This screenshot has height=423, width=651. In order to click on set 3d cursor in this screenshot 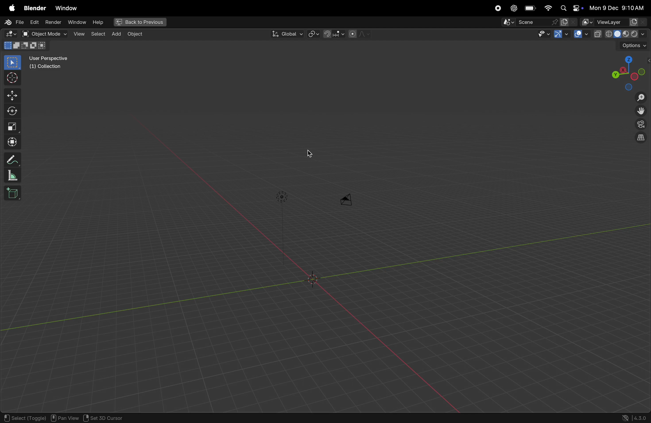, I will do `click(107, 418)`.